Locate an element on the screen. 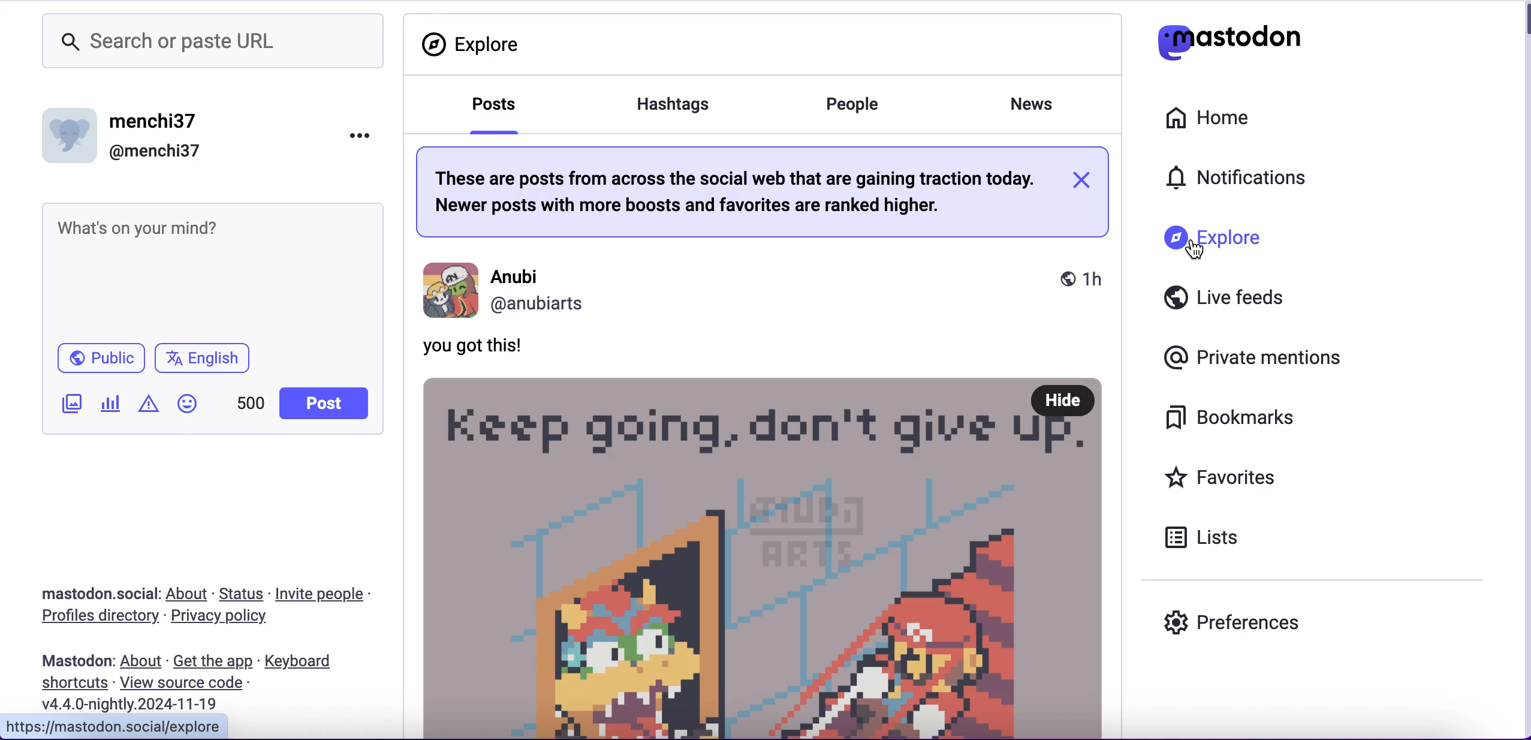 The width and height of the screenshot is (1531, 740). status is located at coordinates (241, 594).